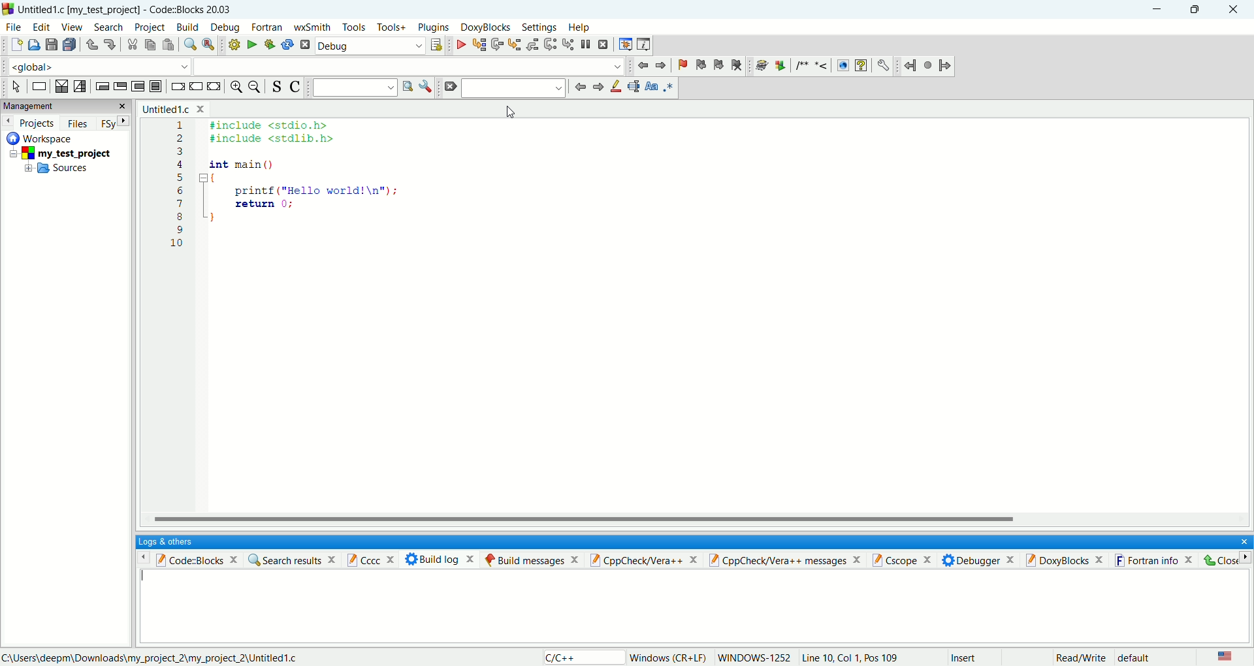  I want to click on code, so click(307, 183).